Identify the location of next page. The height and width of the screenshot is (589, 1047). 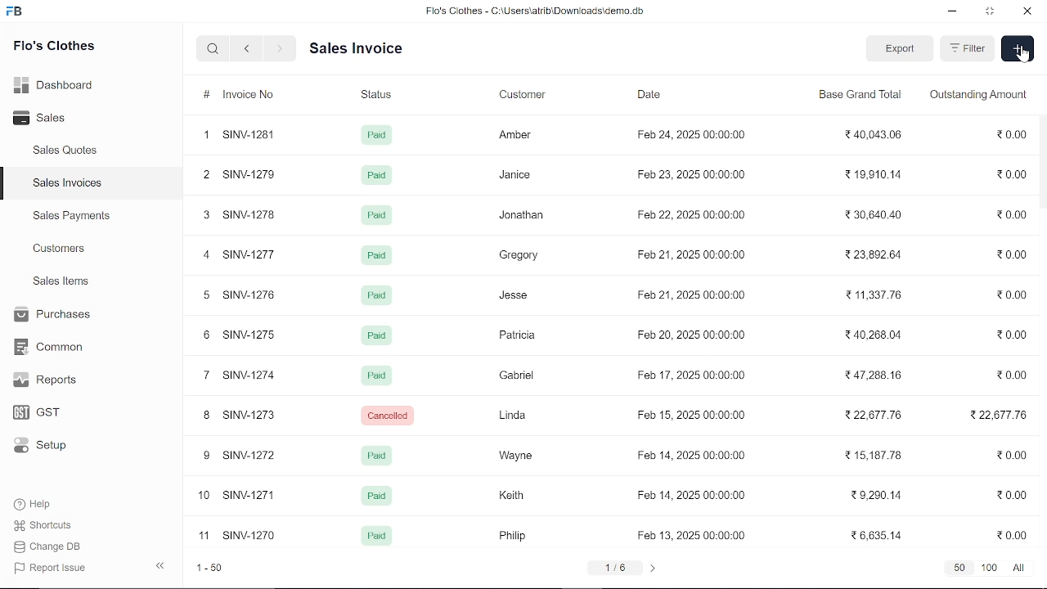
(654, 568).